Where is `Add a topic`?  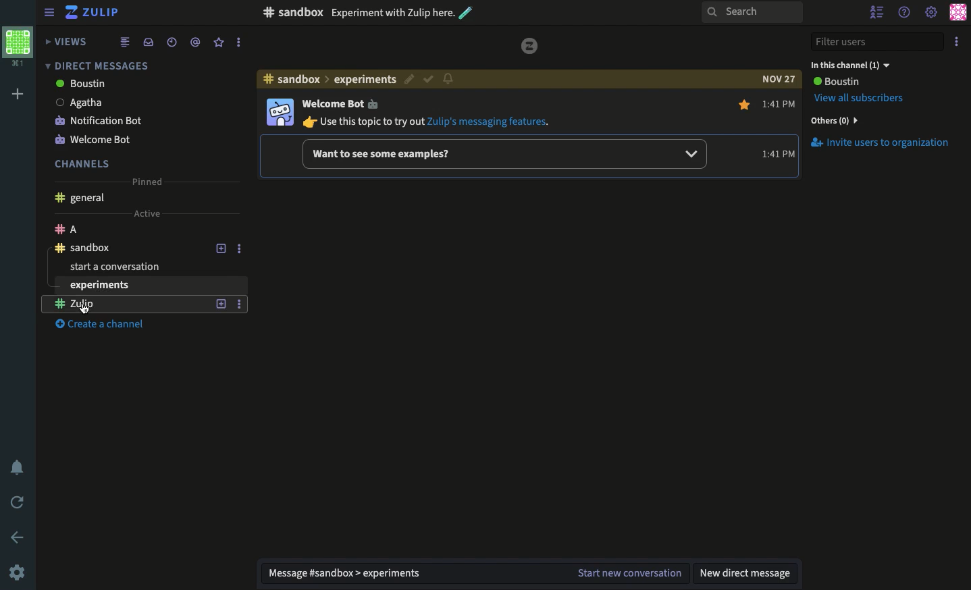
Add a topic is located at coordinates (223, 248).